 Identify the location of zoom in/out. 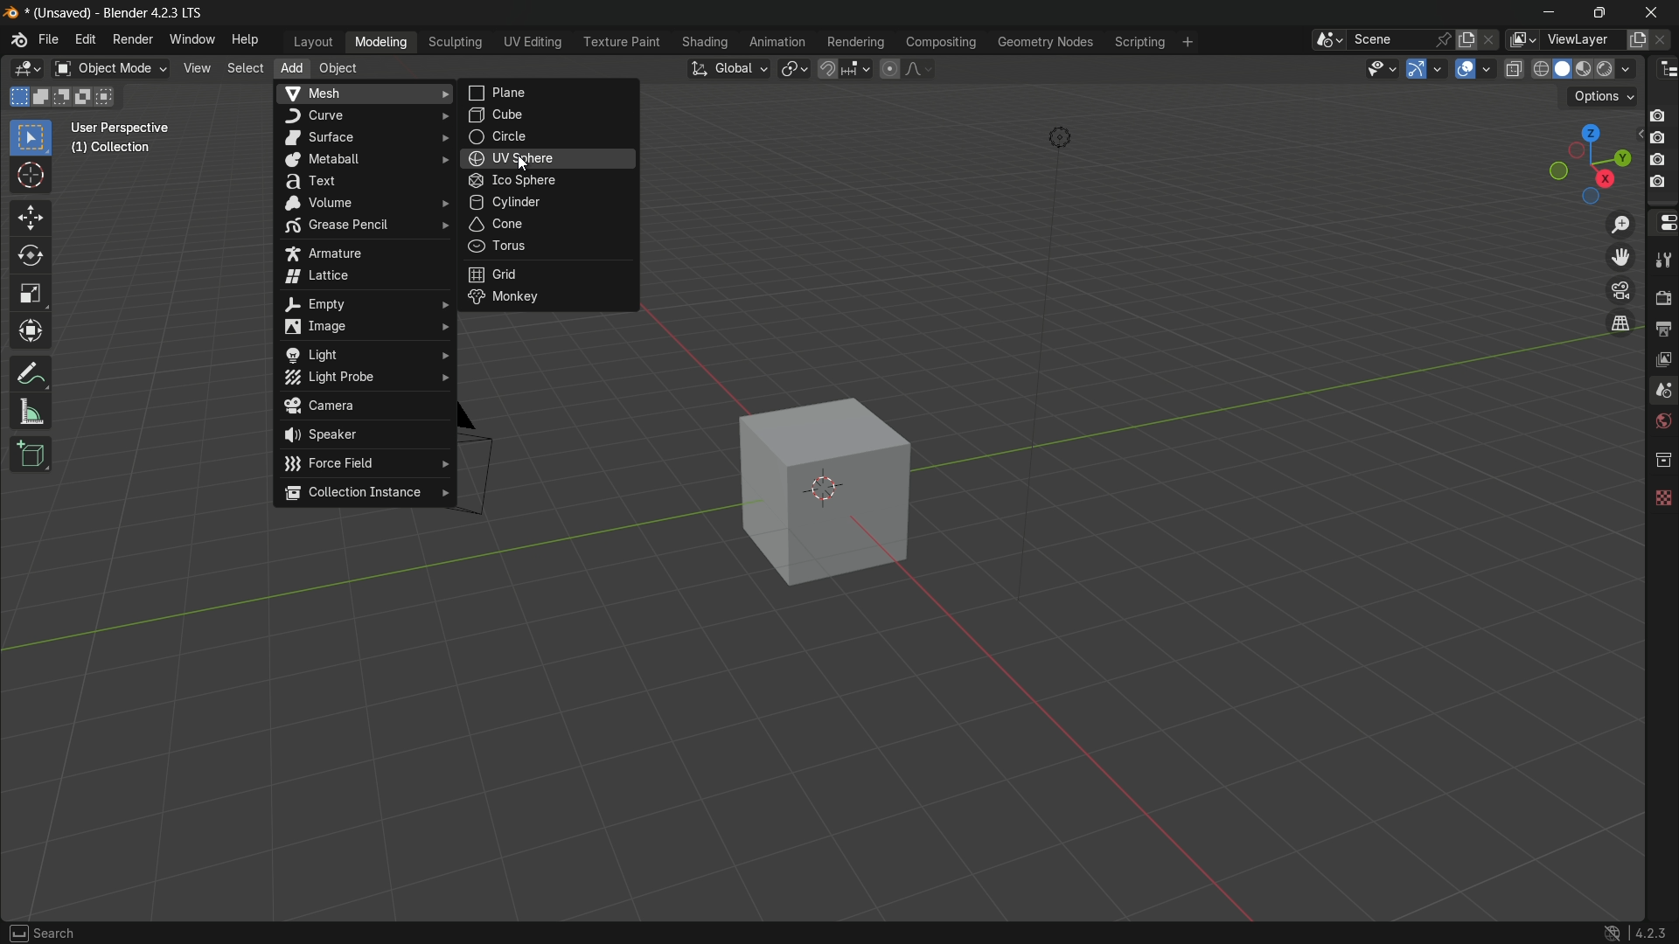
(1618, 222).